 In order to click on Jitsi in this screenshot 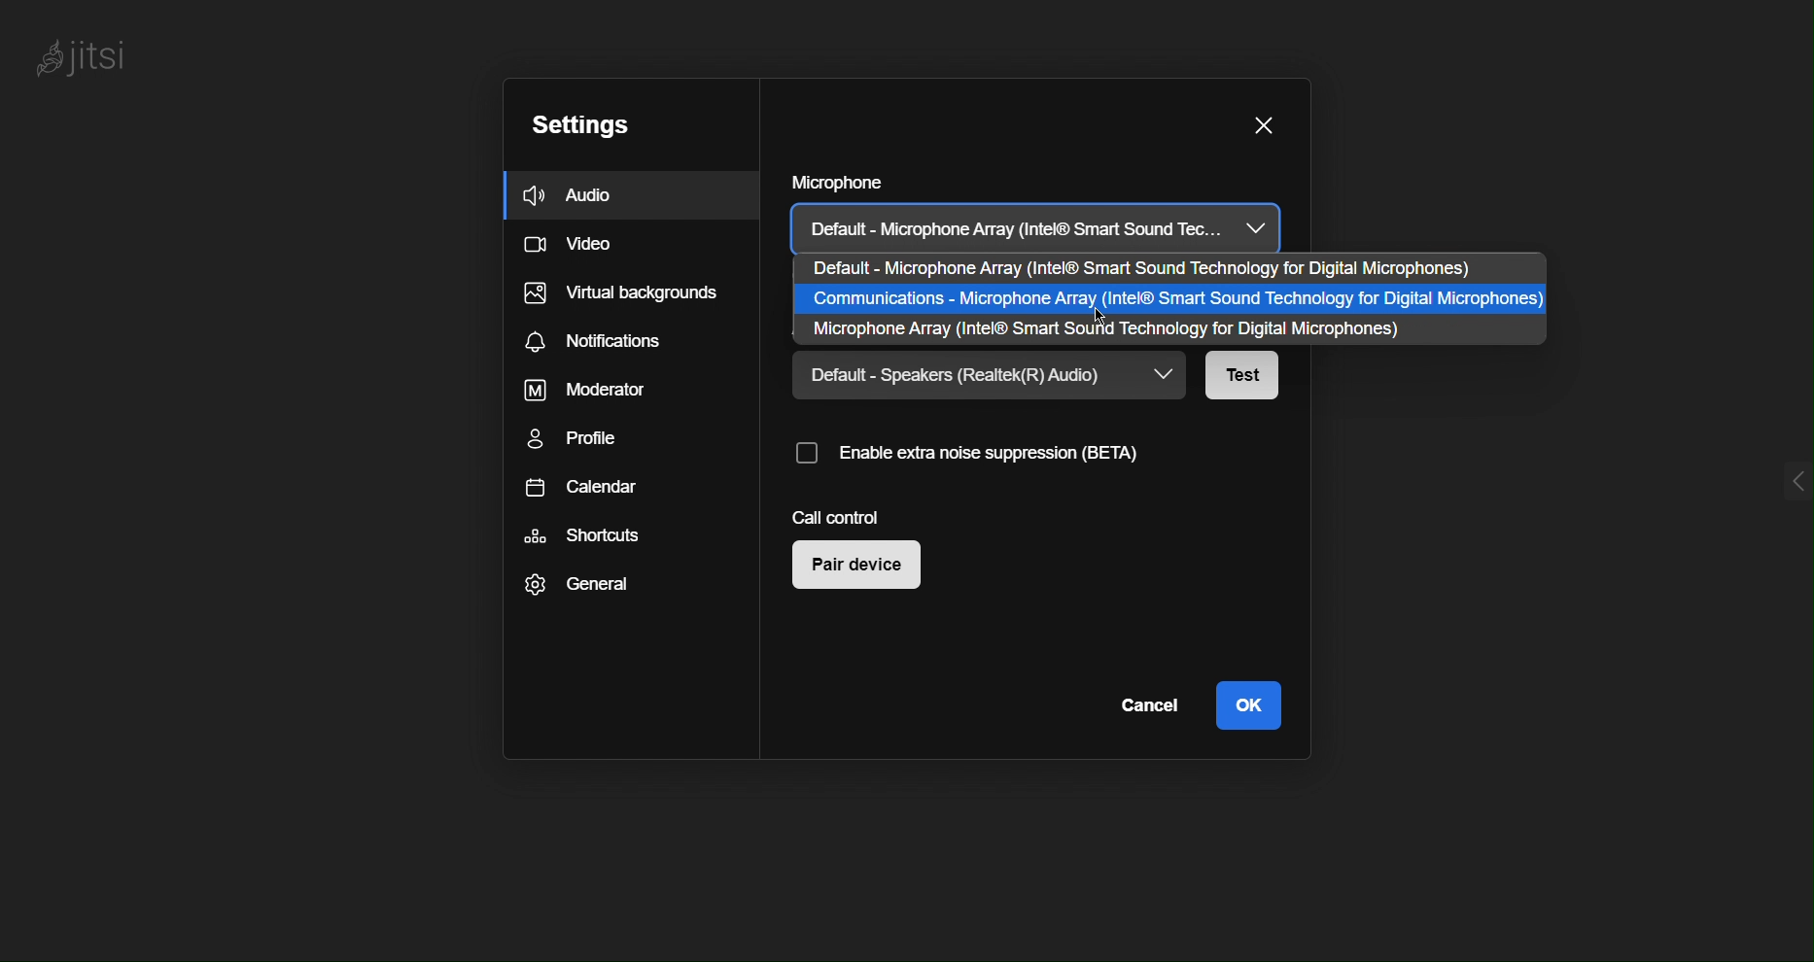, I will do `click(92, 56)`.